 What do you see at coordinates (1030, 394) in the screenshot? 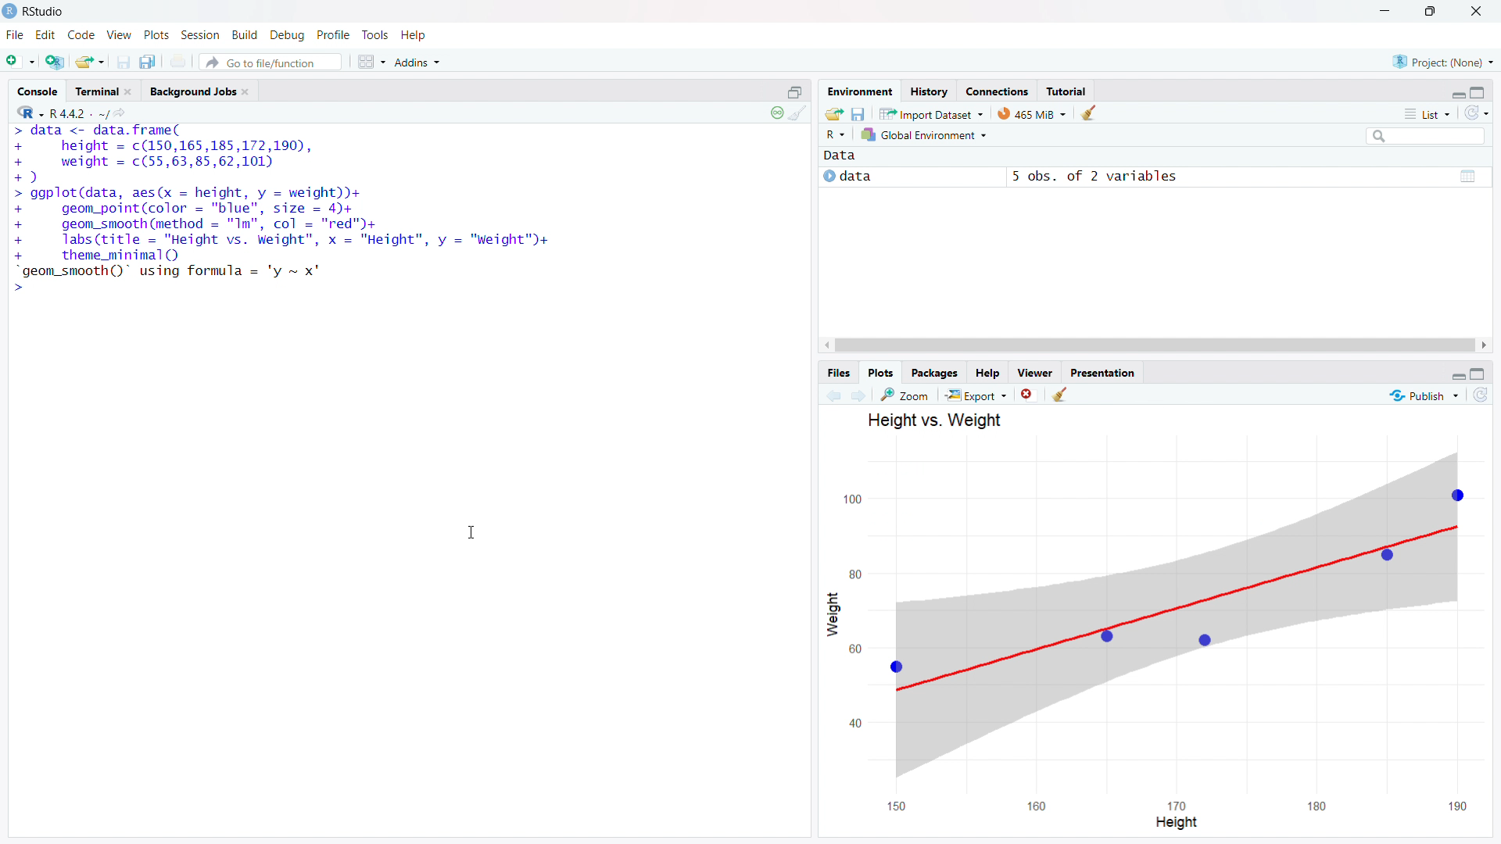
I see `remove current plot` at bounding box center [1030, 394].